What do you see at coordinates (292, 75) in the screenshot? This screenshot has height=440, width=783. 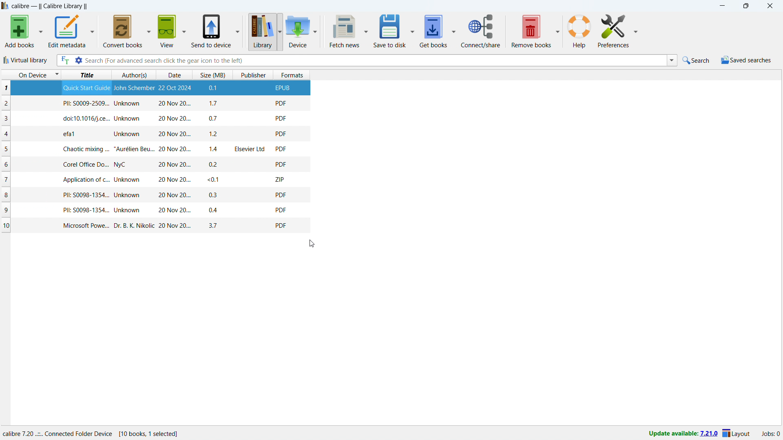 I see `sort by formats` at bounding box center [292, 75].